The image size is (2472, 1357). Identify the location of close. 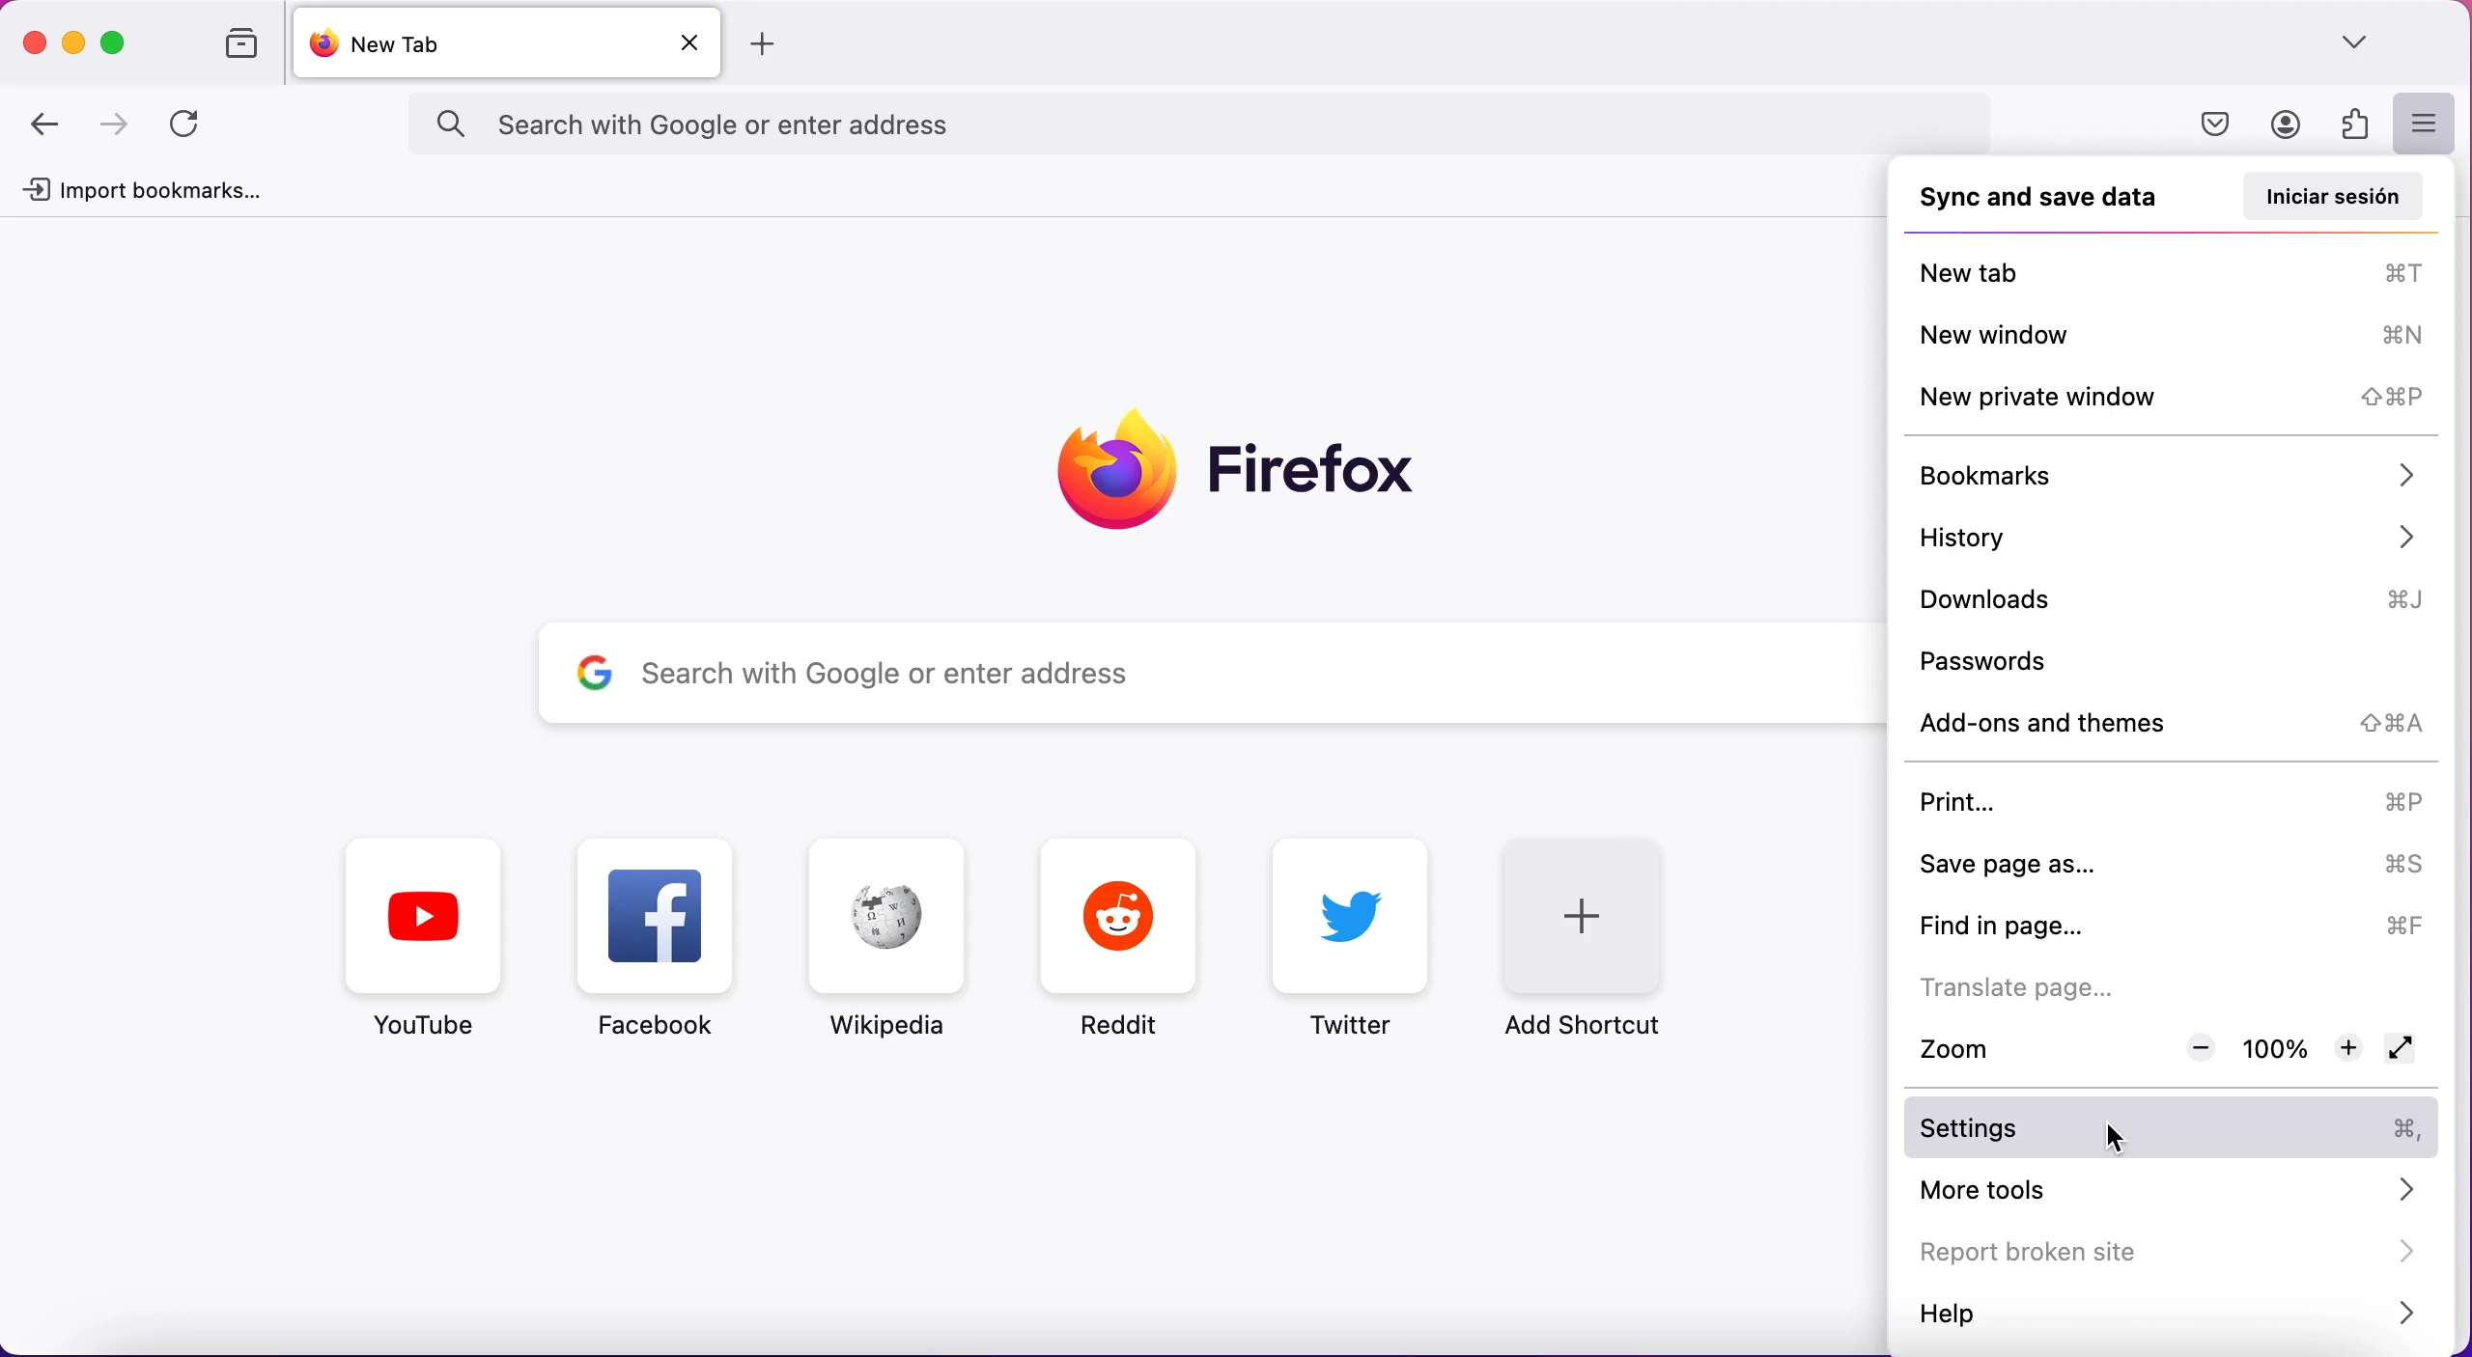
(36, 37).